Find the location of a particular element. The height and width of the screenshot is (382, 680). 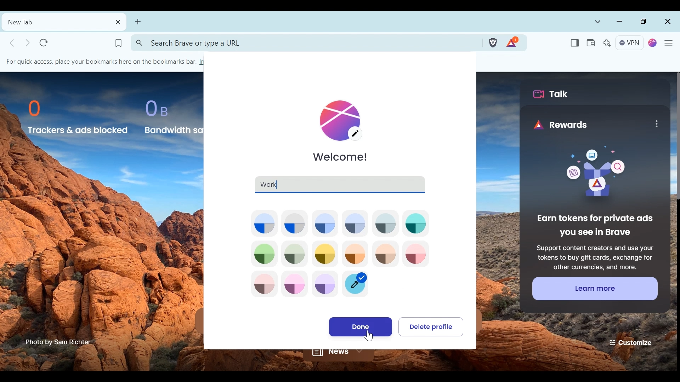

Wallet is located at coordinates (590, 44).